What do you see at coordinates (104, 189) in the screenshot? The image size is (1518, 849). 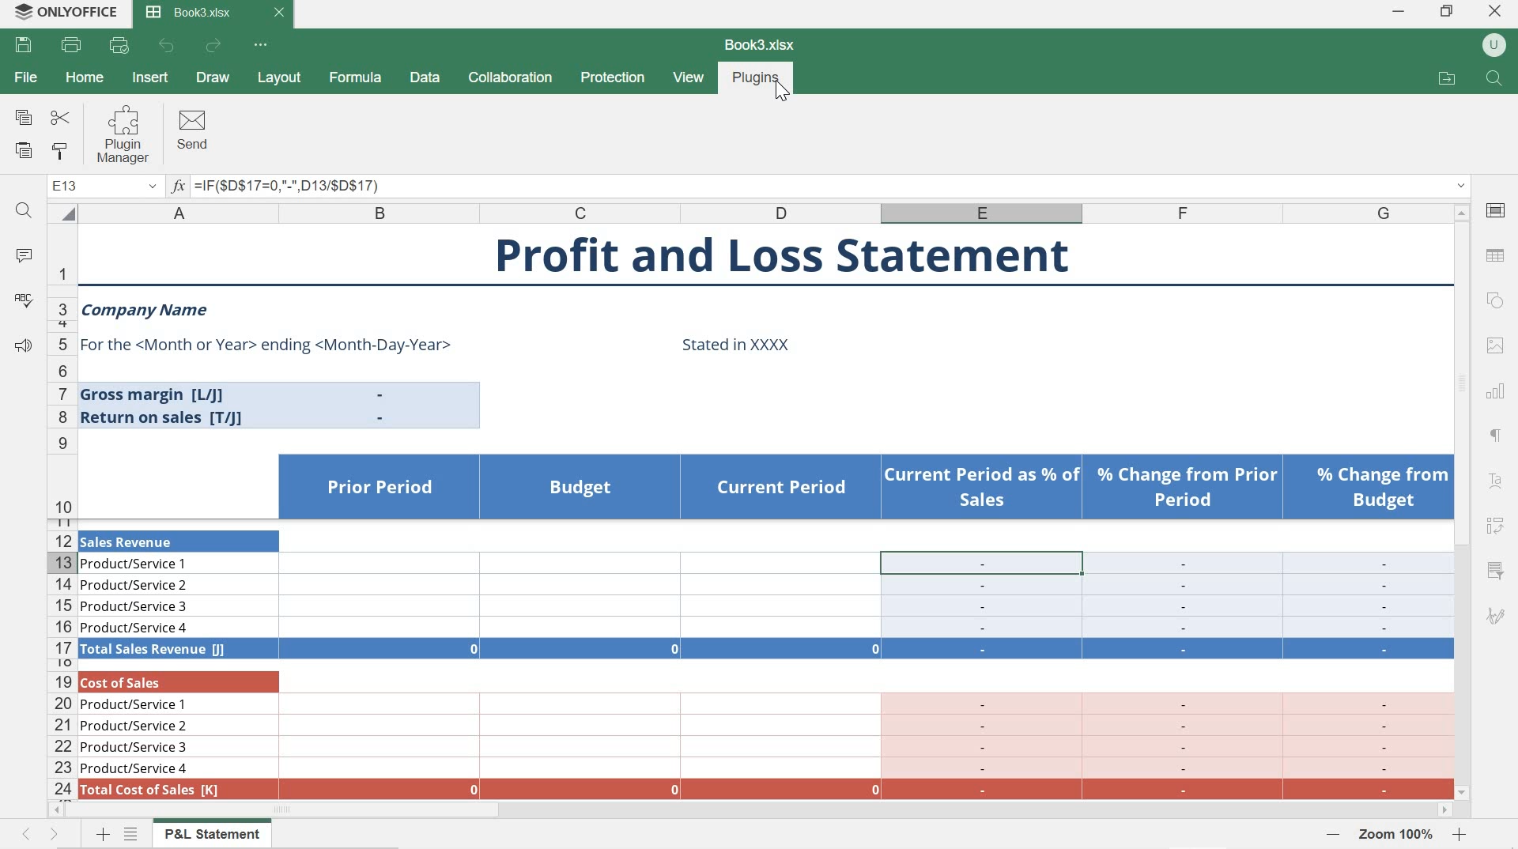 I see `insert cell location` at bounding box center [104, 189].